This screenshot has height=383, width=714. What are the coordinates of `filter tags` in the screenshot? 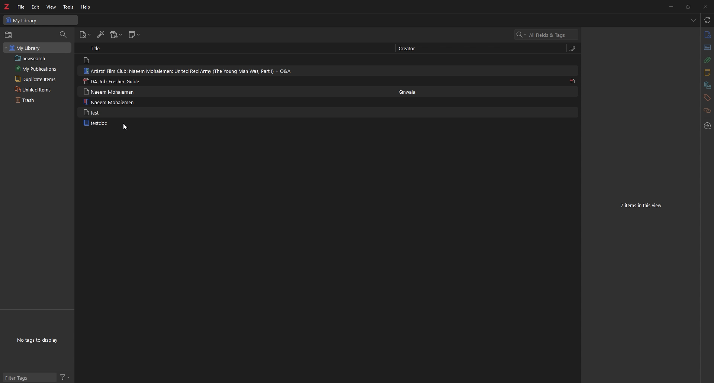 It's located at (29, 378).